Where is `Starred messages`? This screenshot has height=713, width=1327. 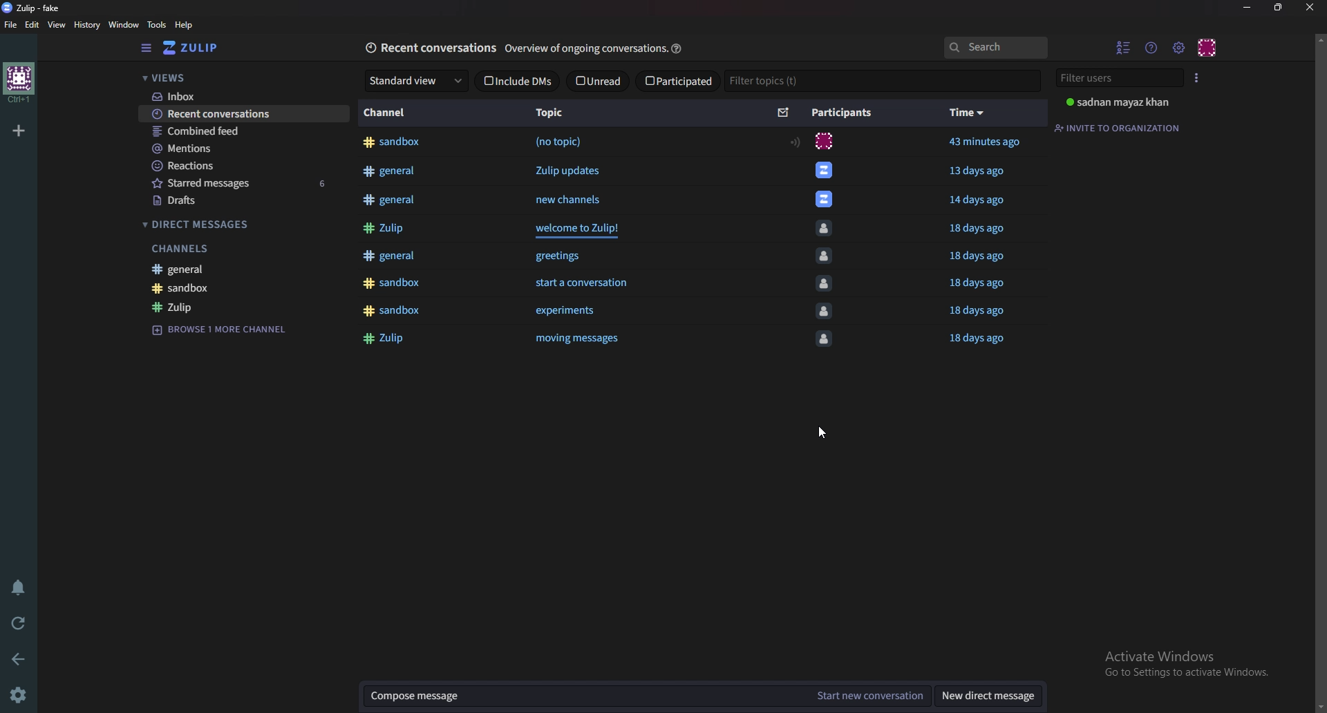 Starred messages is located at coordinates (248, 183).